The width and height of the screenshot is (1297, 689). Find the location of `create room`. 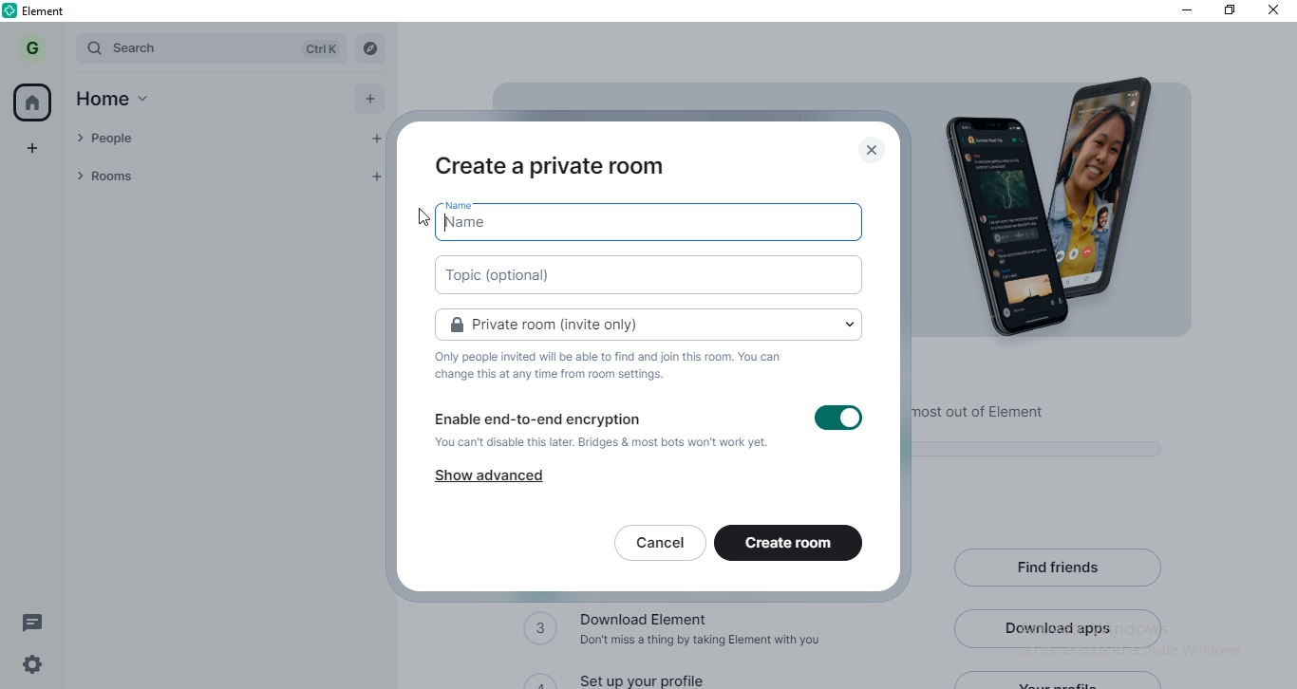

create room is located at coordinates (792, 543).